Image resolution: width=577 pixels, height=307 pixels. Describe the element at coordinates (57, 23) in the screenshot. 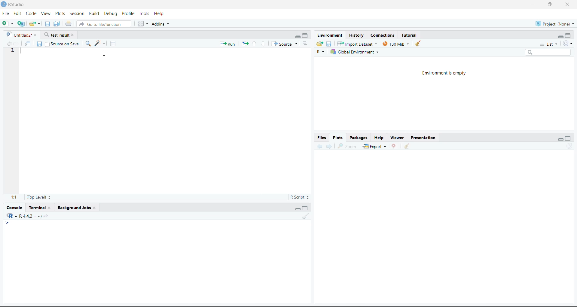

I see `Save current document (Ctrl + S)` at that location.